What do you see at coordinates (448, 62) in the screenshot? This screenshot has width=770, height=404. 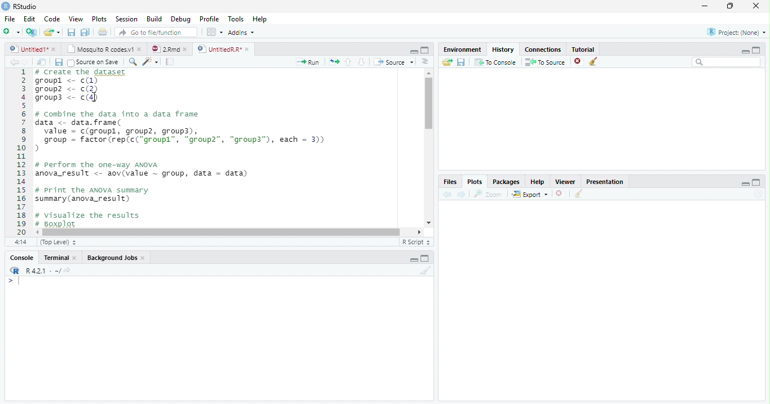 I see `Load Workspace` at bounding box center [448, 62].